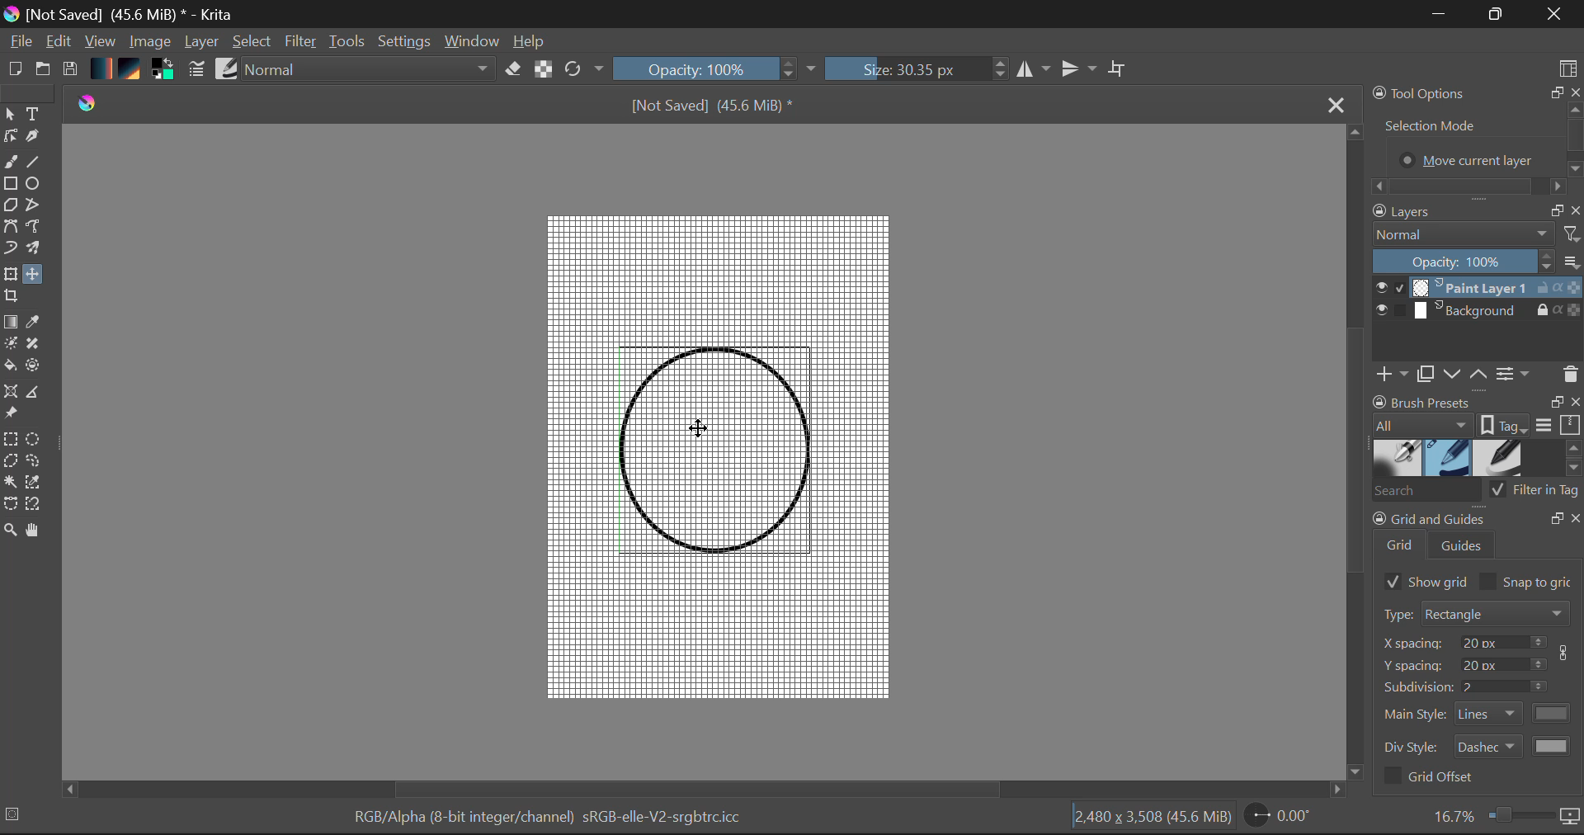 The height and width of the screenshot is (835, 1584). What do you see at coordinates (13, 297) in the screenshot?
I see `Crop` at bounding box center [13, 297].